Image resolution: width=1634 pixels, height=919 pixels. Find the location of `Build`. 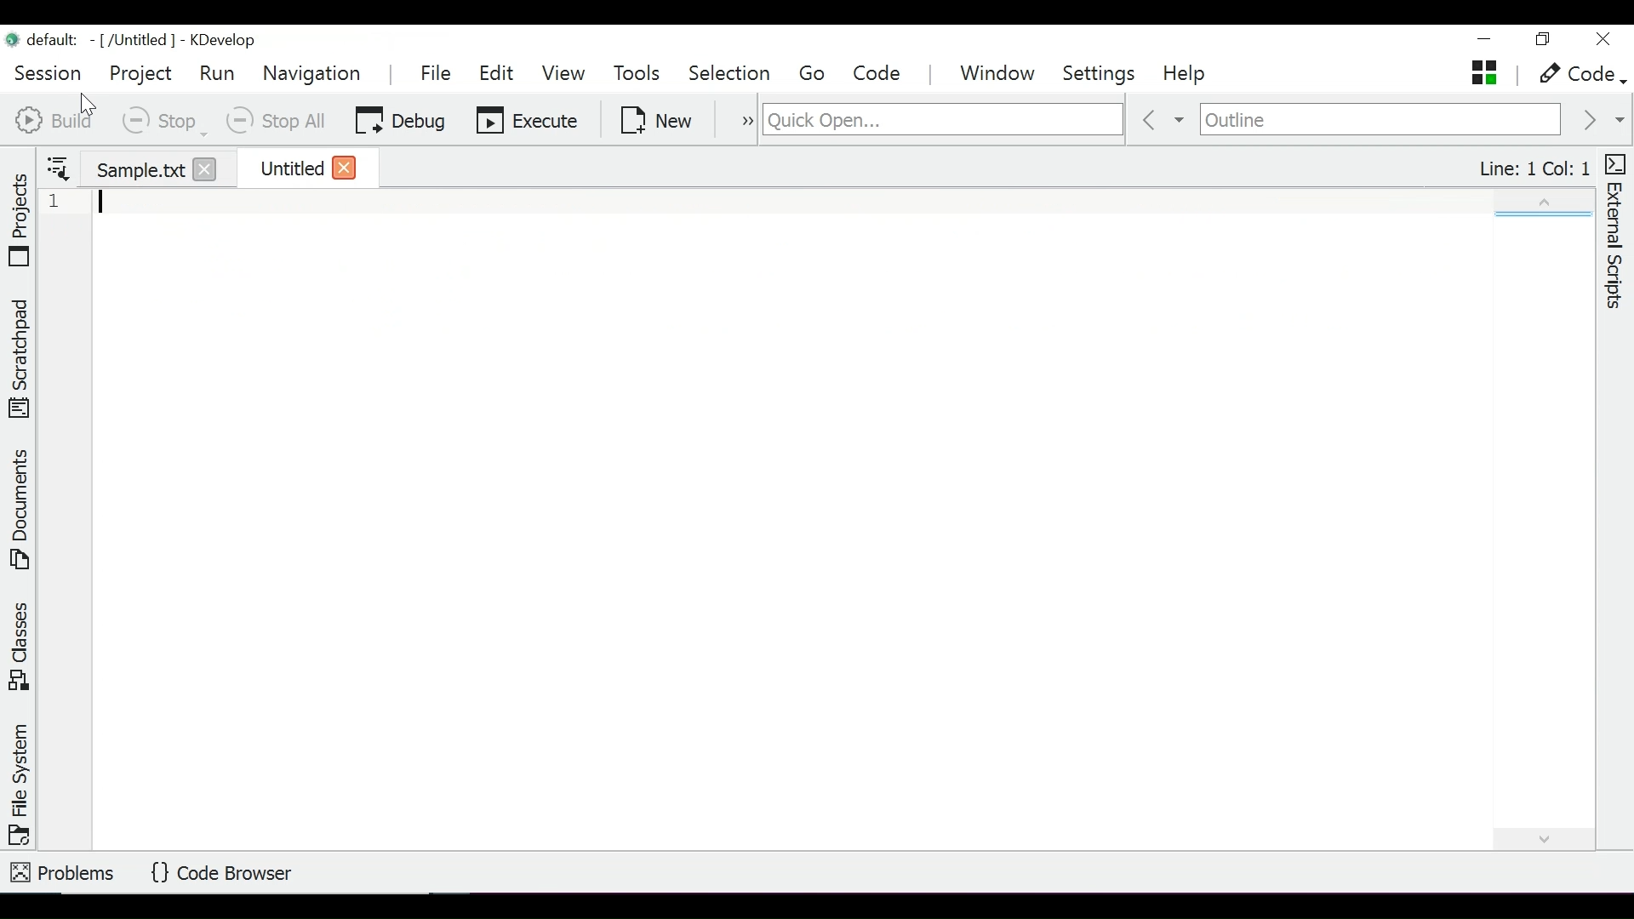

Build is located at coordinates (60, 122).